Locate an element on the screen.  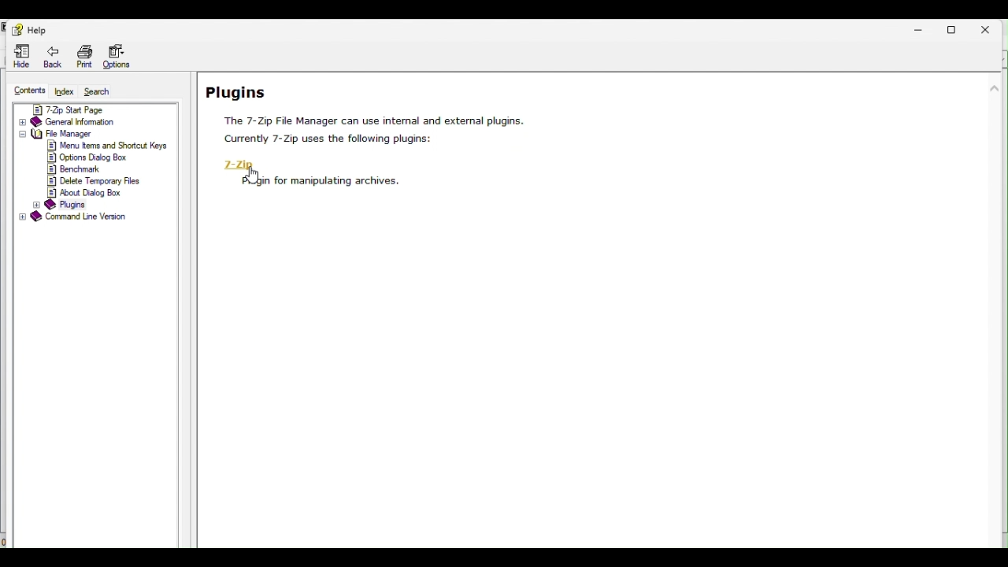
delete is located at coordinates (92, 180).